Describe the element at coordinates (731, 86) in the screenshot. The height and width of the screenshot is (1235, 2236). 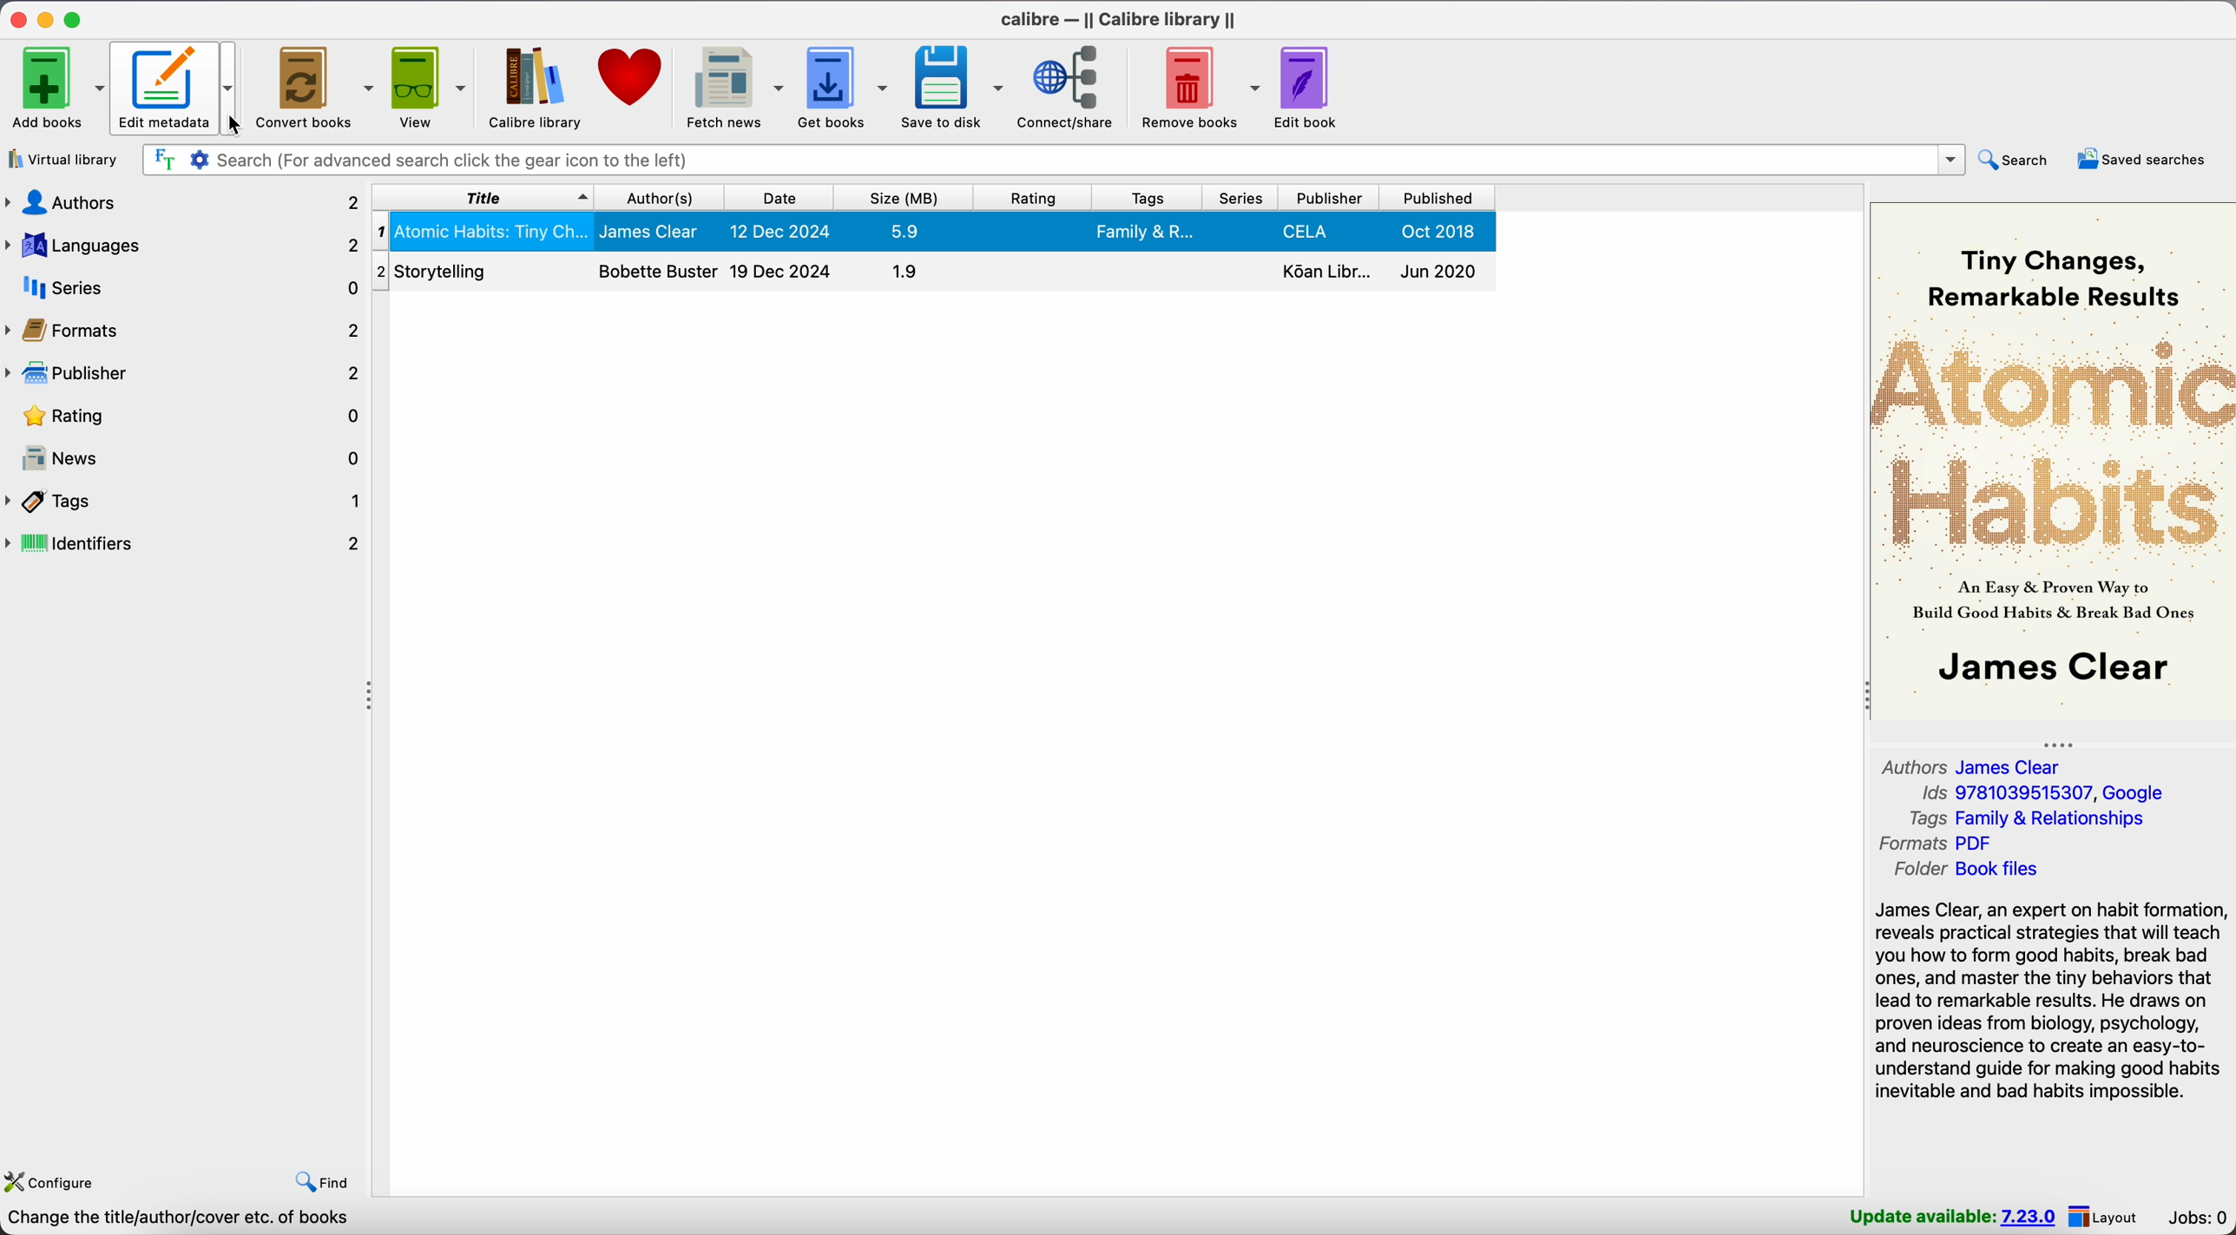
I see `fetch news` at that location.